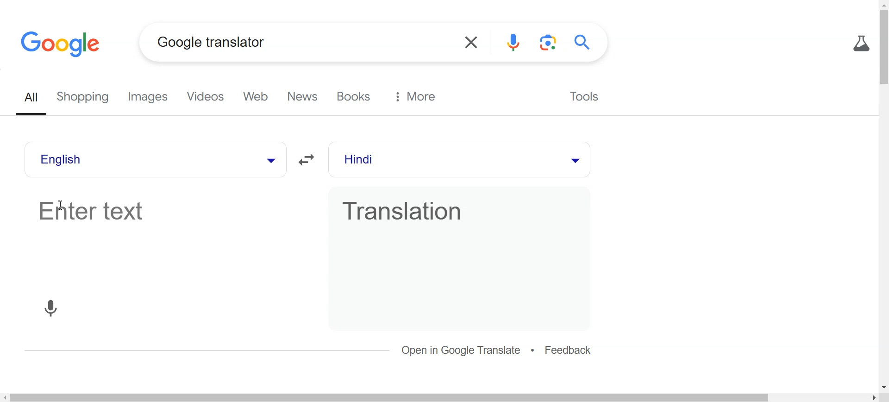  Describe the element at coordinates (458, 235) in the screenshot. I see `Translate window` at that location.